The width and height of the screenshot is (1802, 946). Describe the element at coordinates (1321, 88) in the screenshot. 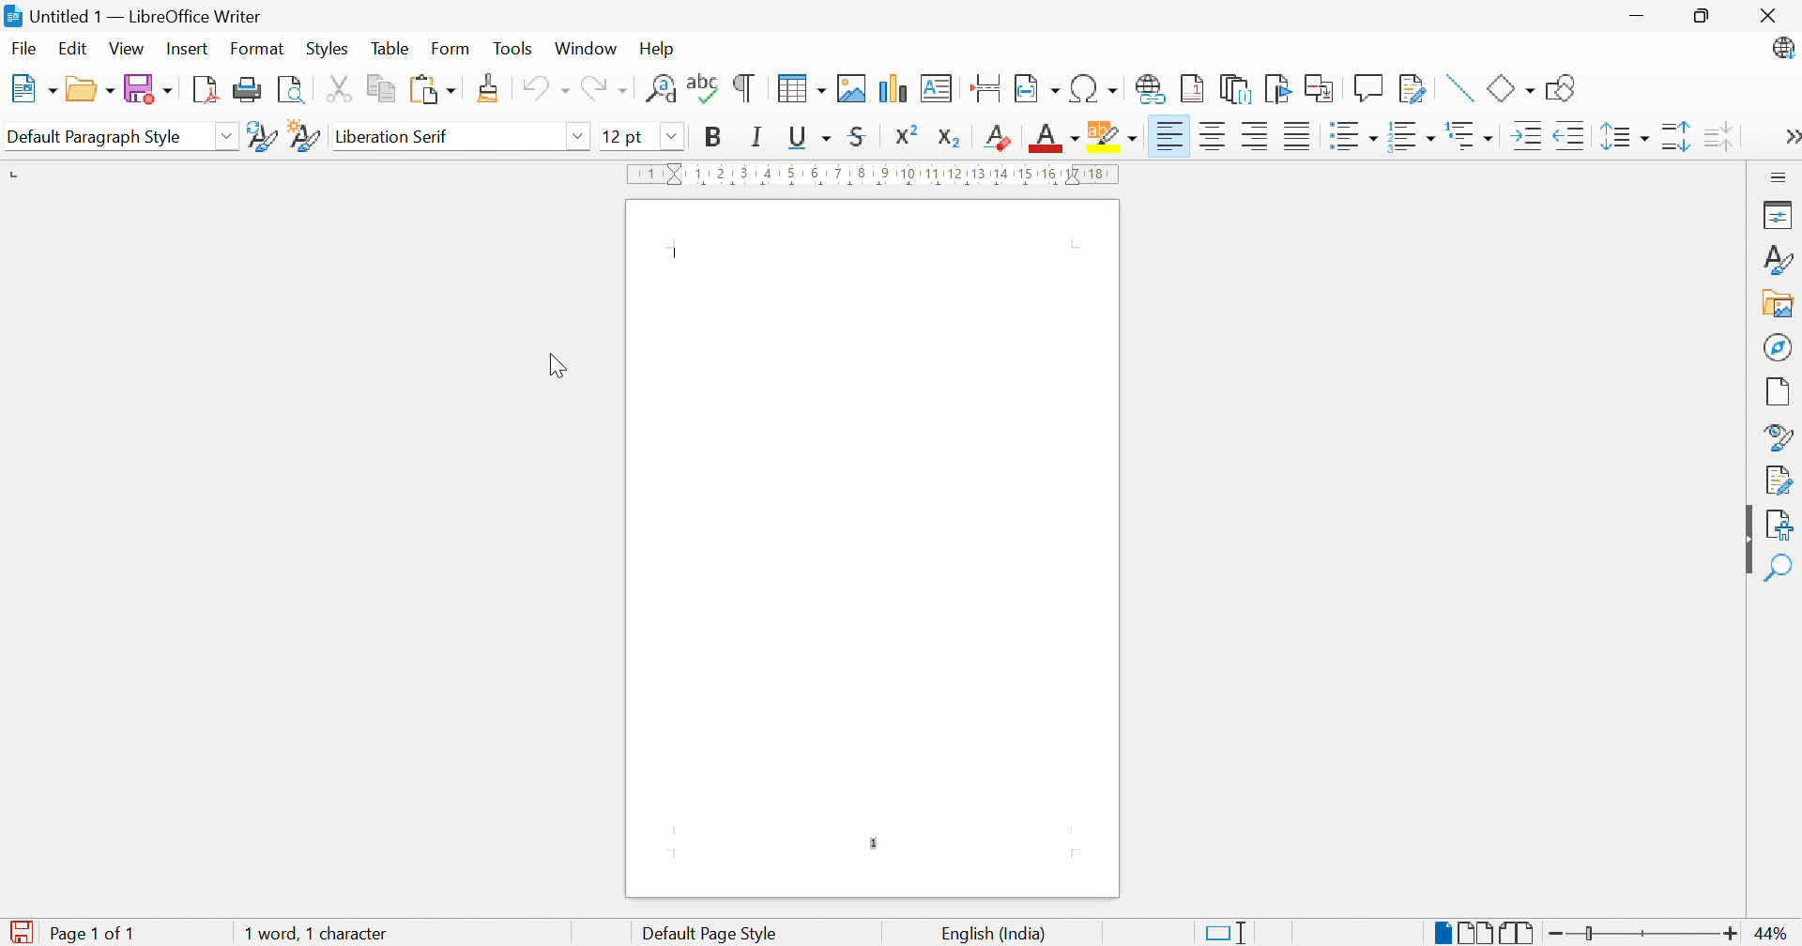

I see `Insert cross-reference` at that location.